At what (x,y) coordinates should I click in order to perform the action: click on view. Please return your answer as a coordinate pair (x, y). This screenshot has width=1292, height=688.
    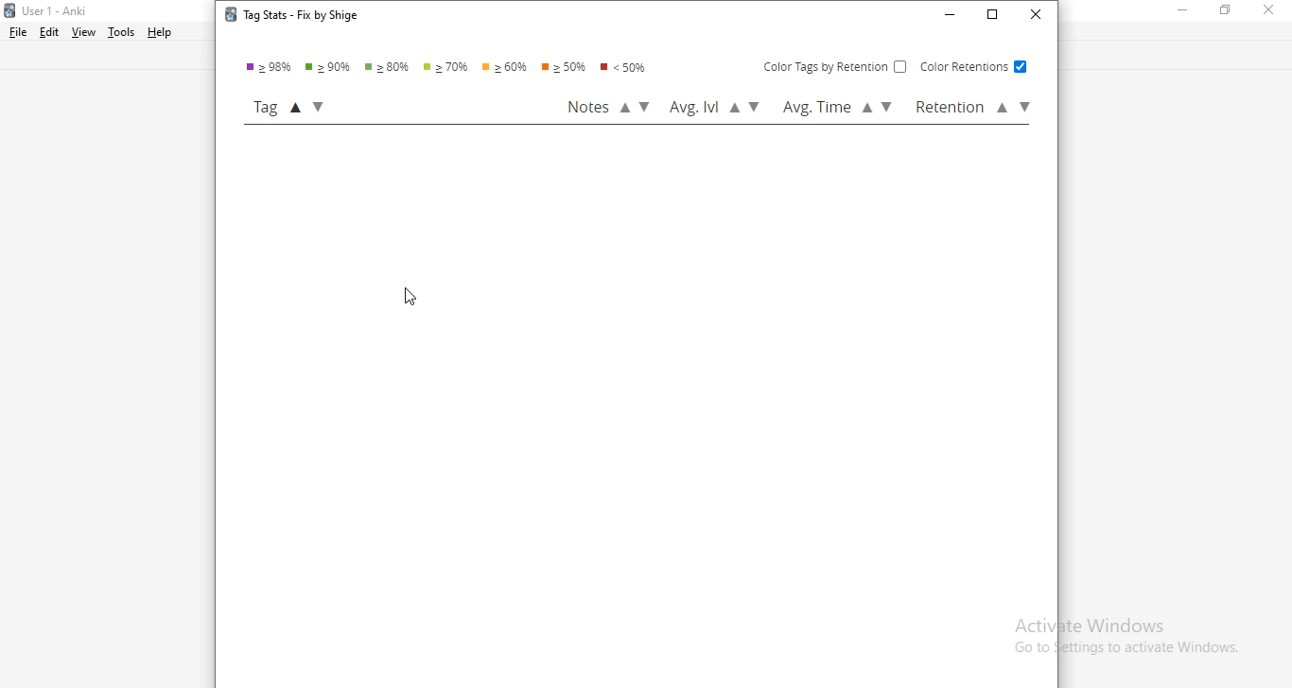
    Looking at the image, I should click on (84, 33).